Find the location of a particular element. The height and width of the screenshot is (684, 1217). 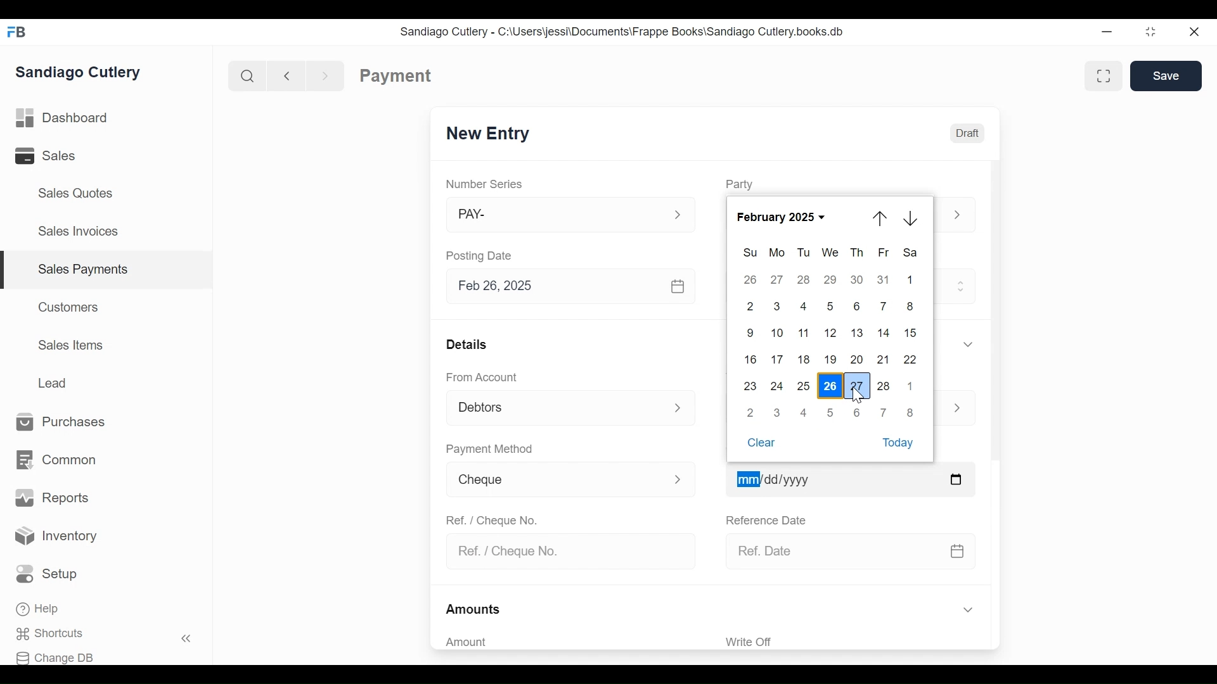

22 is located at coordinates (911, 358).